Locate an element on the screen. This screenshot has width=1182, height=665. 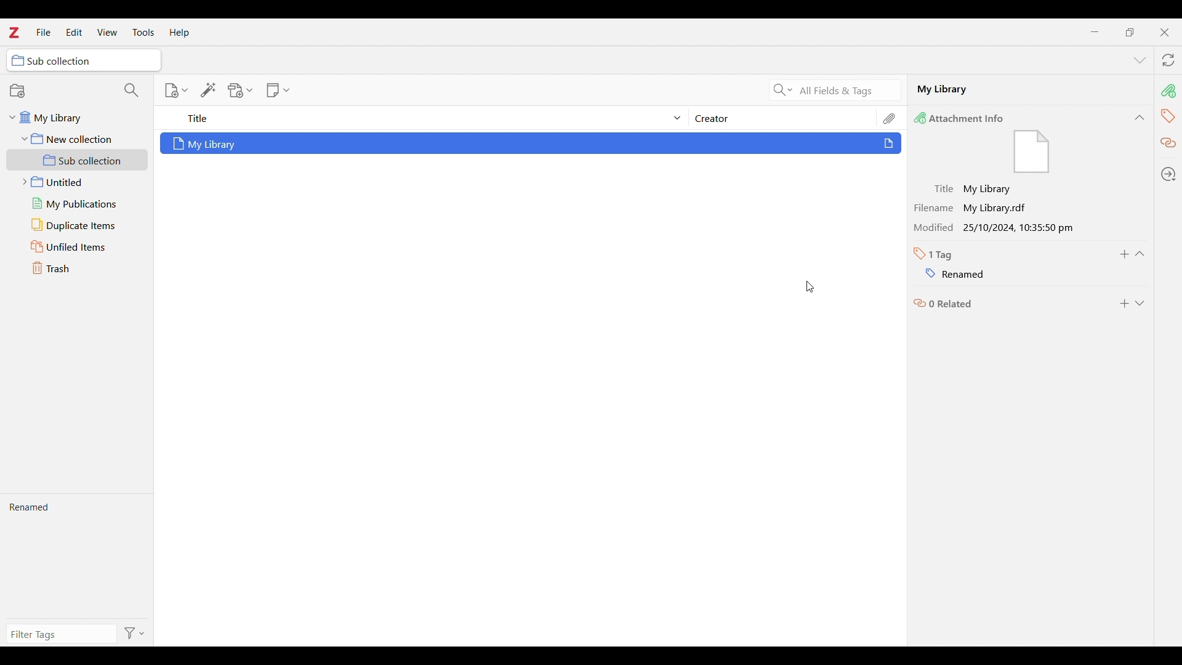
Name suggestions  is located at coordinates (1045, 252).